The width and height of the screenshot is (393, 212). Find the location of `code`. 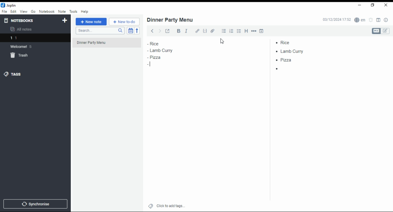

code is located at coordinates (205, 32).